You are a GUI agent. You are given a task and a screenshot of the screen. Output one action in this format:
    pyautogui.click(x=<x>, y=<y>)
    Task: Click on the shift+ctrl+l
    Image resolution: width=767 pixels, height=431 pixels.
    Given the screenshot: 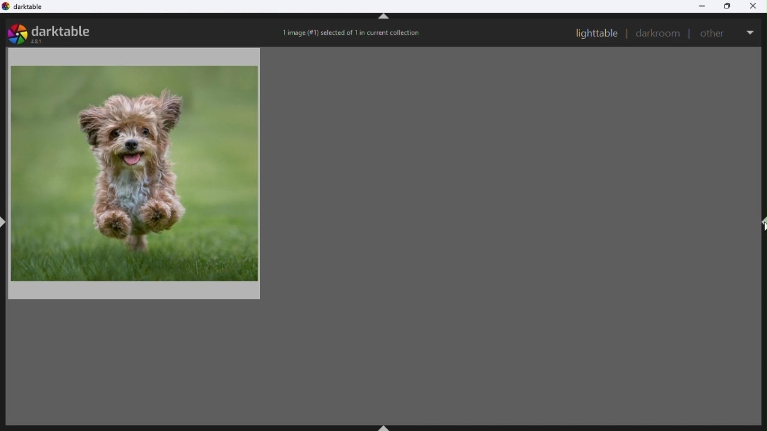 What is the action you would take?
    pyautogui.click(x=5, y=221)
    